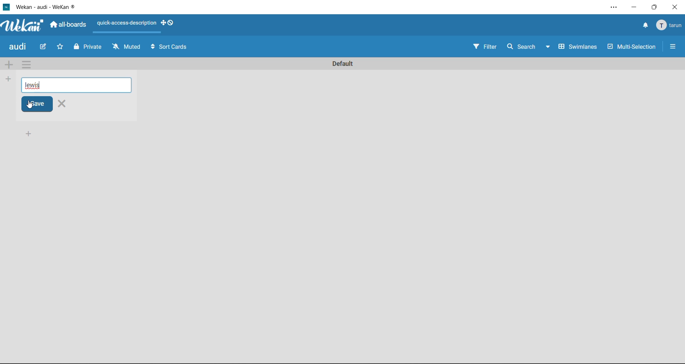  Describe the element at coordinates (87, 48) in the screenshot. I see `private` at that location.